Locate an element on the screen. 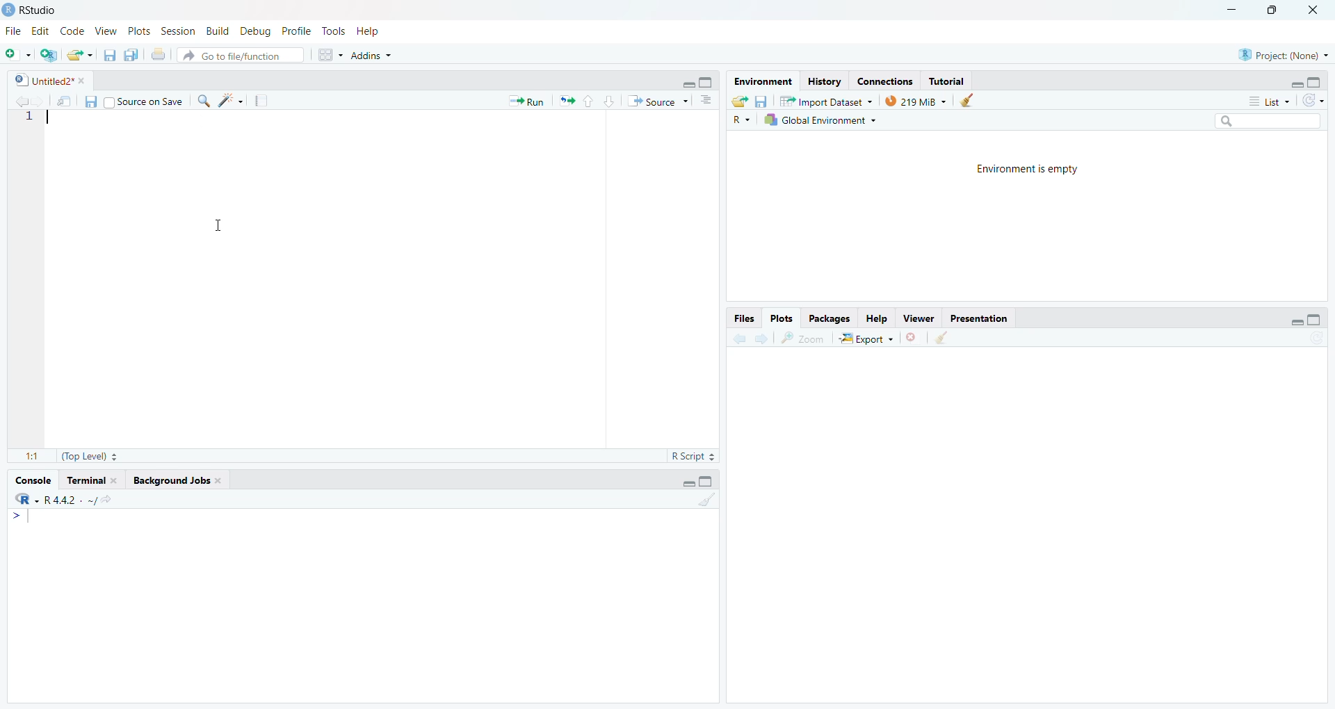  Environment is empty is located at coordinates (1028, 170).